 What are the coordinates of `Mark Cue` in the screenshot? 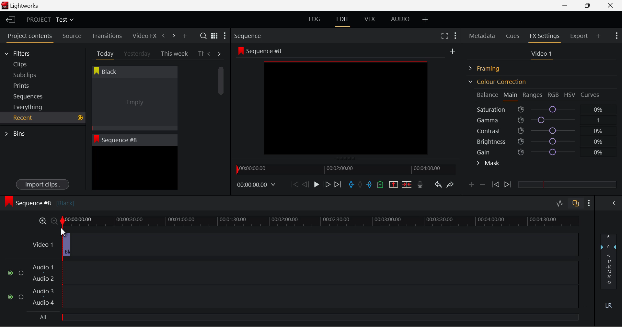 It's located at (380, 185).